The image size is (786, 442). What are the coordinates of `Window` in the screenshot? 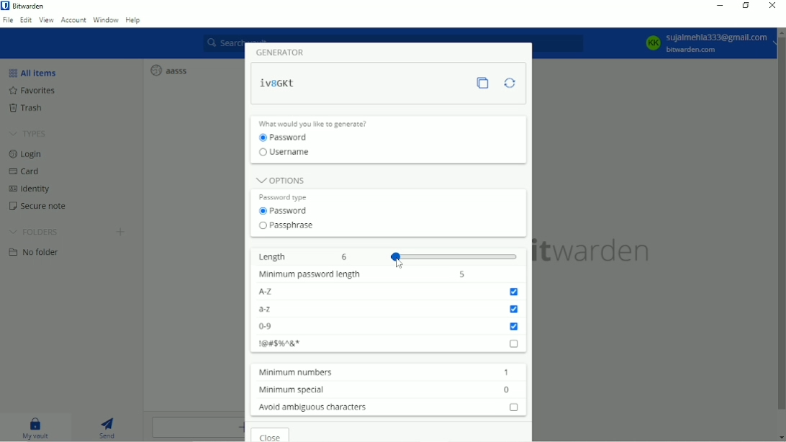 It's located at (106, 20).